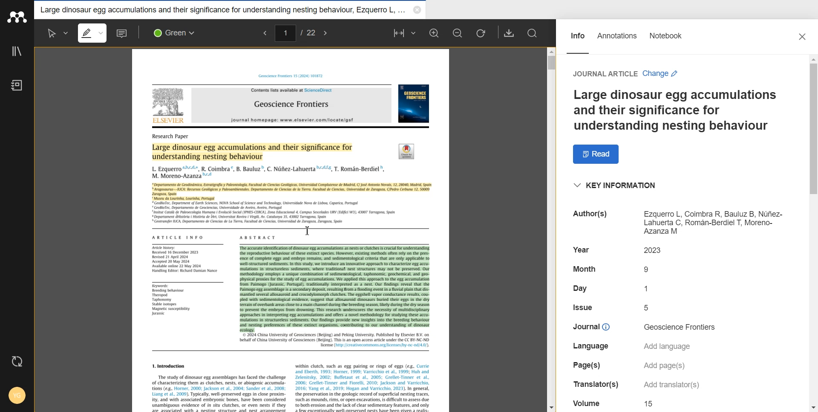 The height and width of the screenshot is (412, 818). I want to click on text, so click(178, 237).